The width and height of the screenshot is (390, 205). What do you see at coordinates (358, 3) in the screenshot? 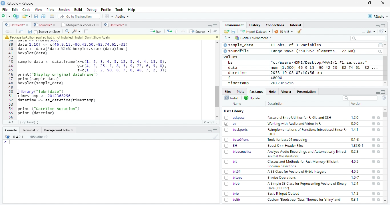
I see `minimize` at bounding box center [358, 3].